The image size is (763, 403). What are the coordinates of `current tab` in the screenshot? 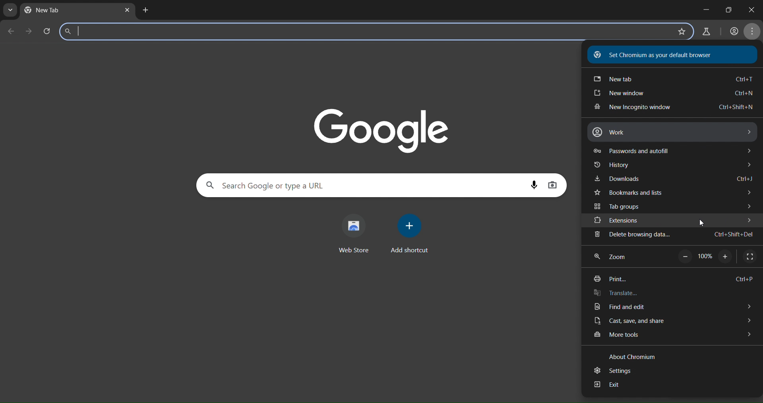 It's located at (55, 10).